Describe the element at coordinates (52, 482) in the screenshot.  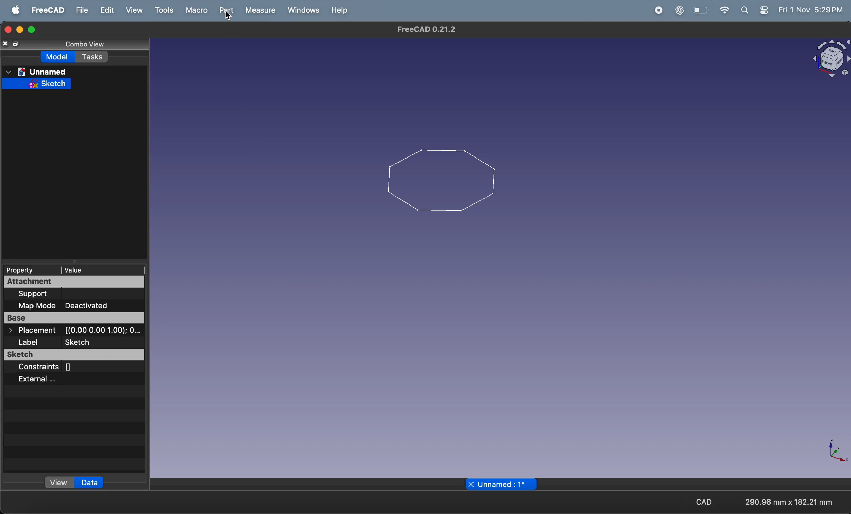
I see `view` at that location.